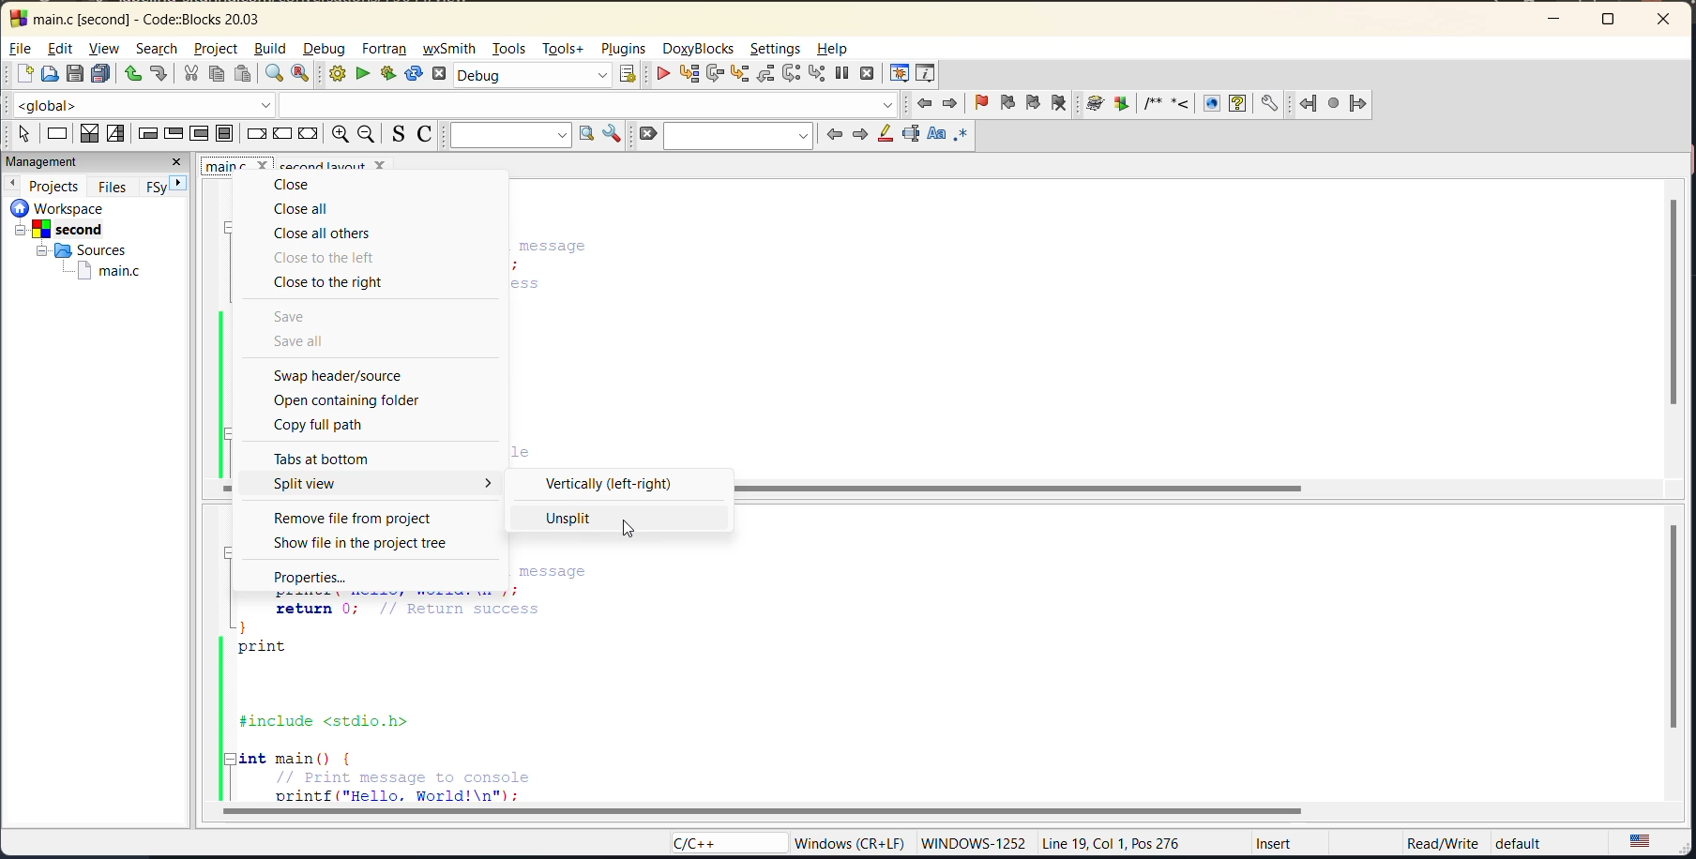 Image resolution: width=1696 pixels, height=859 pixels. Describe the element at coordinates (1444, 842) in the screenshot. I see `‘Read/Write` at that location.